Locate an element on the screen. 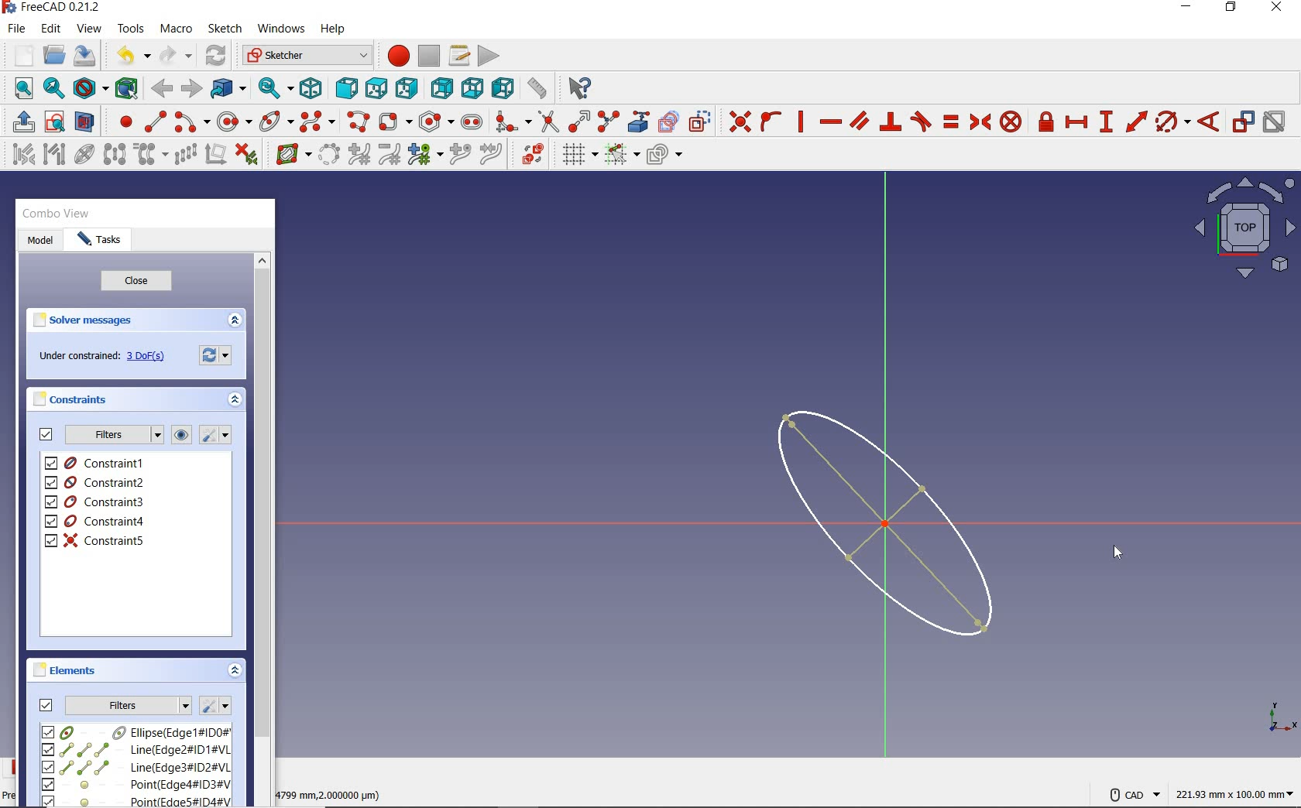 The width and height of the screenshot is (1301, 808). measurement is located at coordinates (1236, 792).